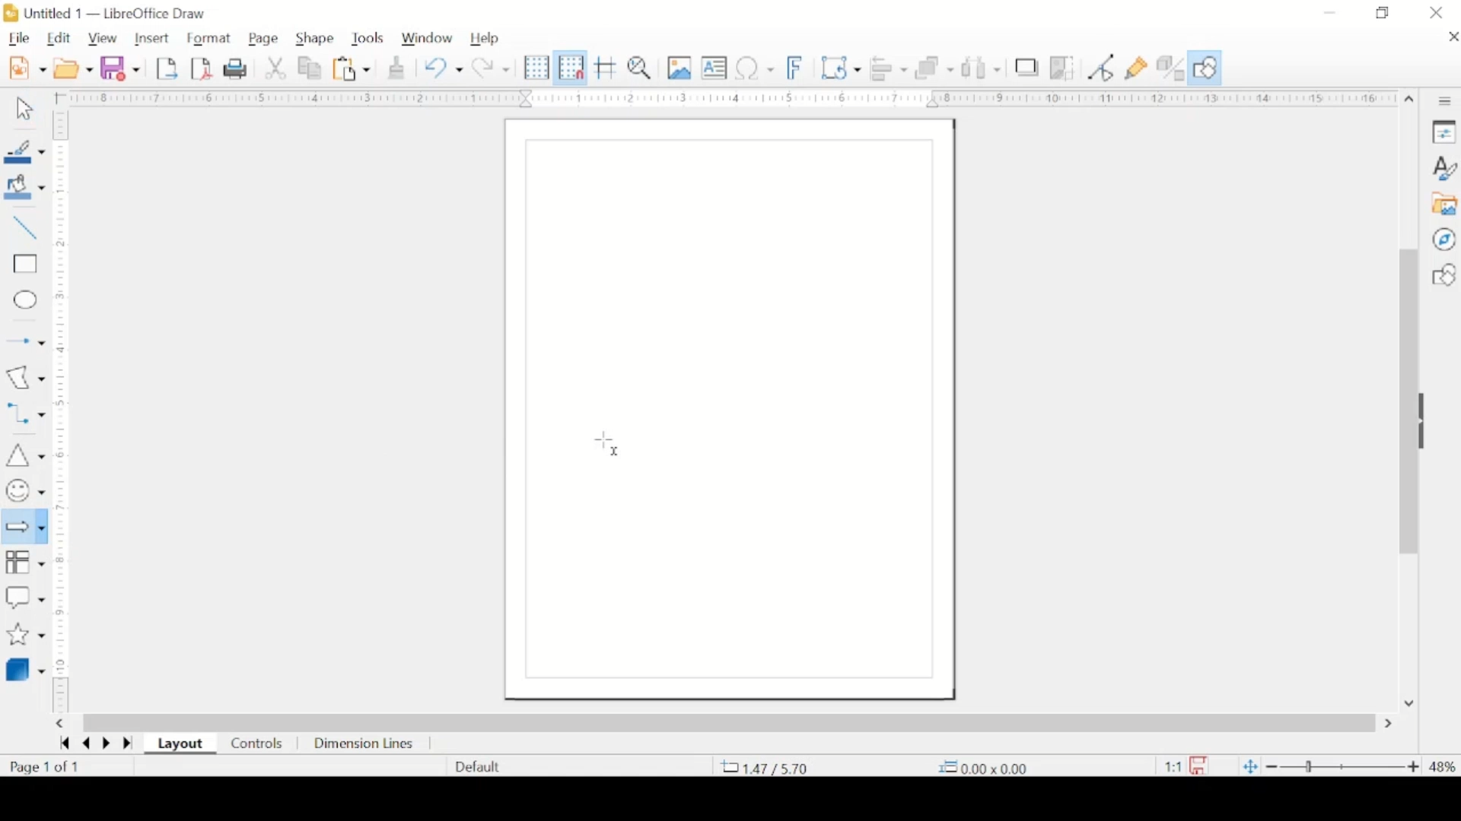 Image resolution: width=1461 pixels, height=821 pixels. I want to click on snap to grid, so click(571, 67).